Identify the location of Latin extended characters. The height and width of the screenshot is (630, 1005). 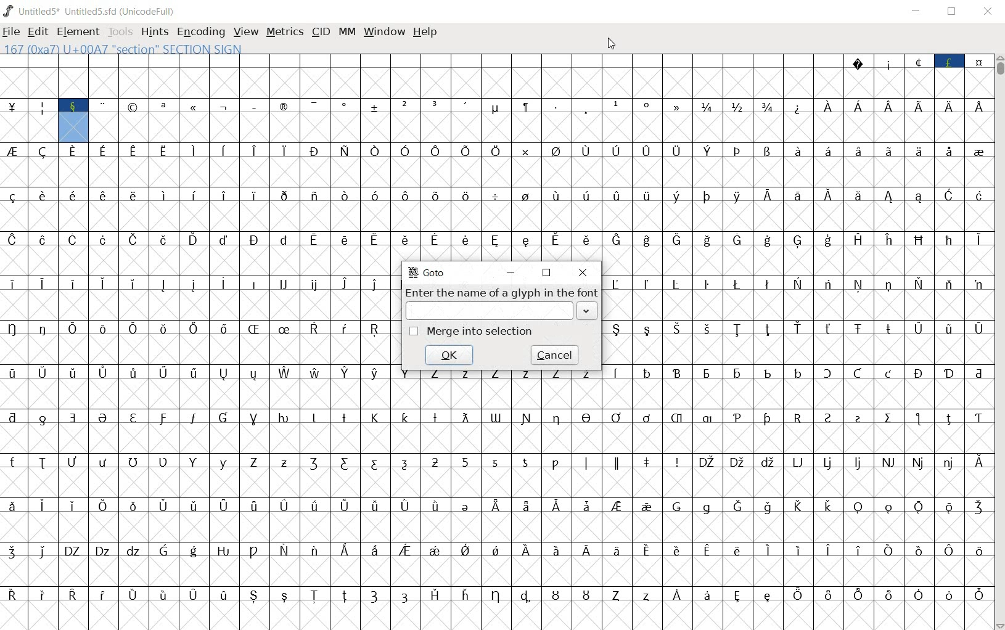
(133, 208).